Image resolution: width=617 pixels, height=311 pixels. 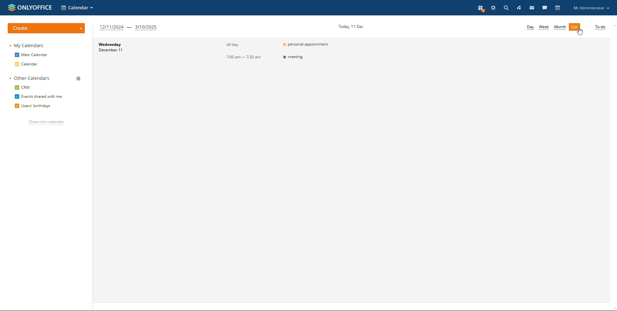 What do you see at coordinates (613, 26) in the screenshot?
I see `scroll up` at bounding box center [613, 26].